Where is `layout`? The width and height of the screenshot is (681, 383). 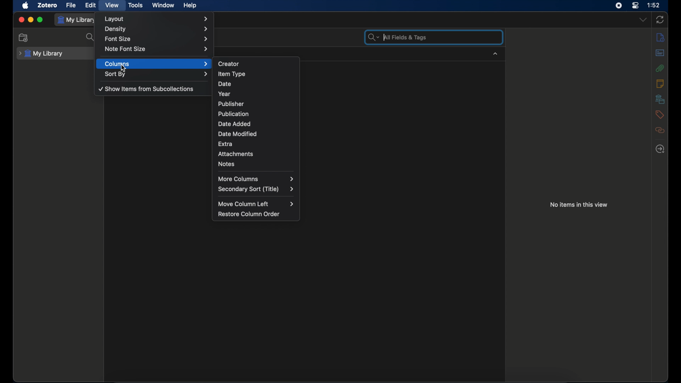 layout is located at coordinates (156, 19).